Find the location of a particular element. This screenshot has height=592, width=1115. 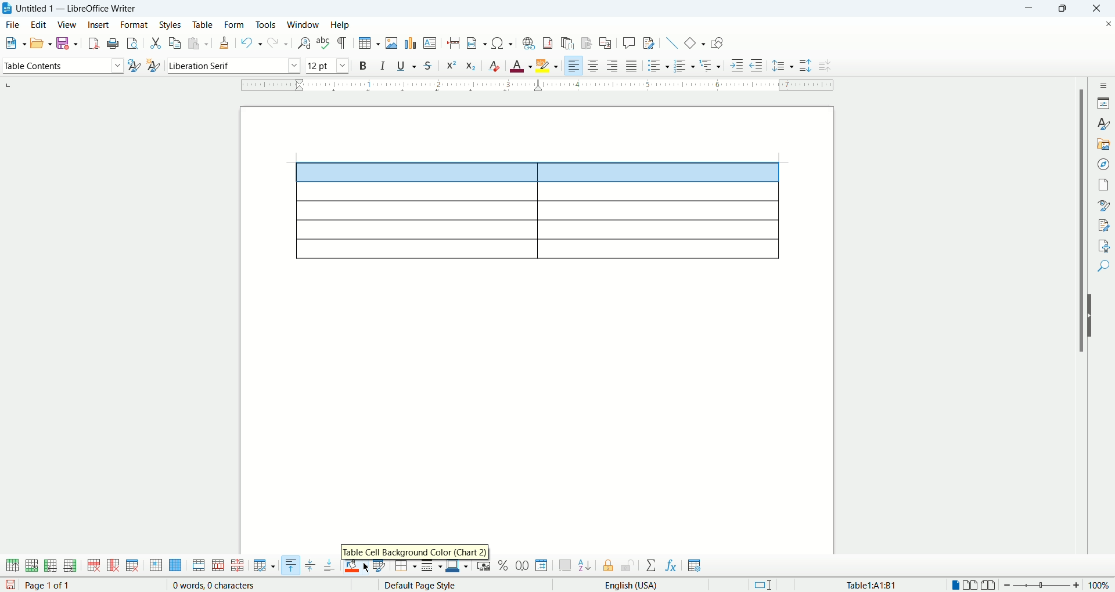

cursor is located at coordinates (368, 568).